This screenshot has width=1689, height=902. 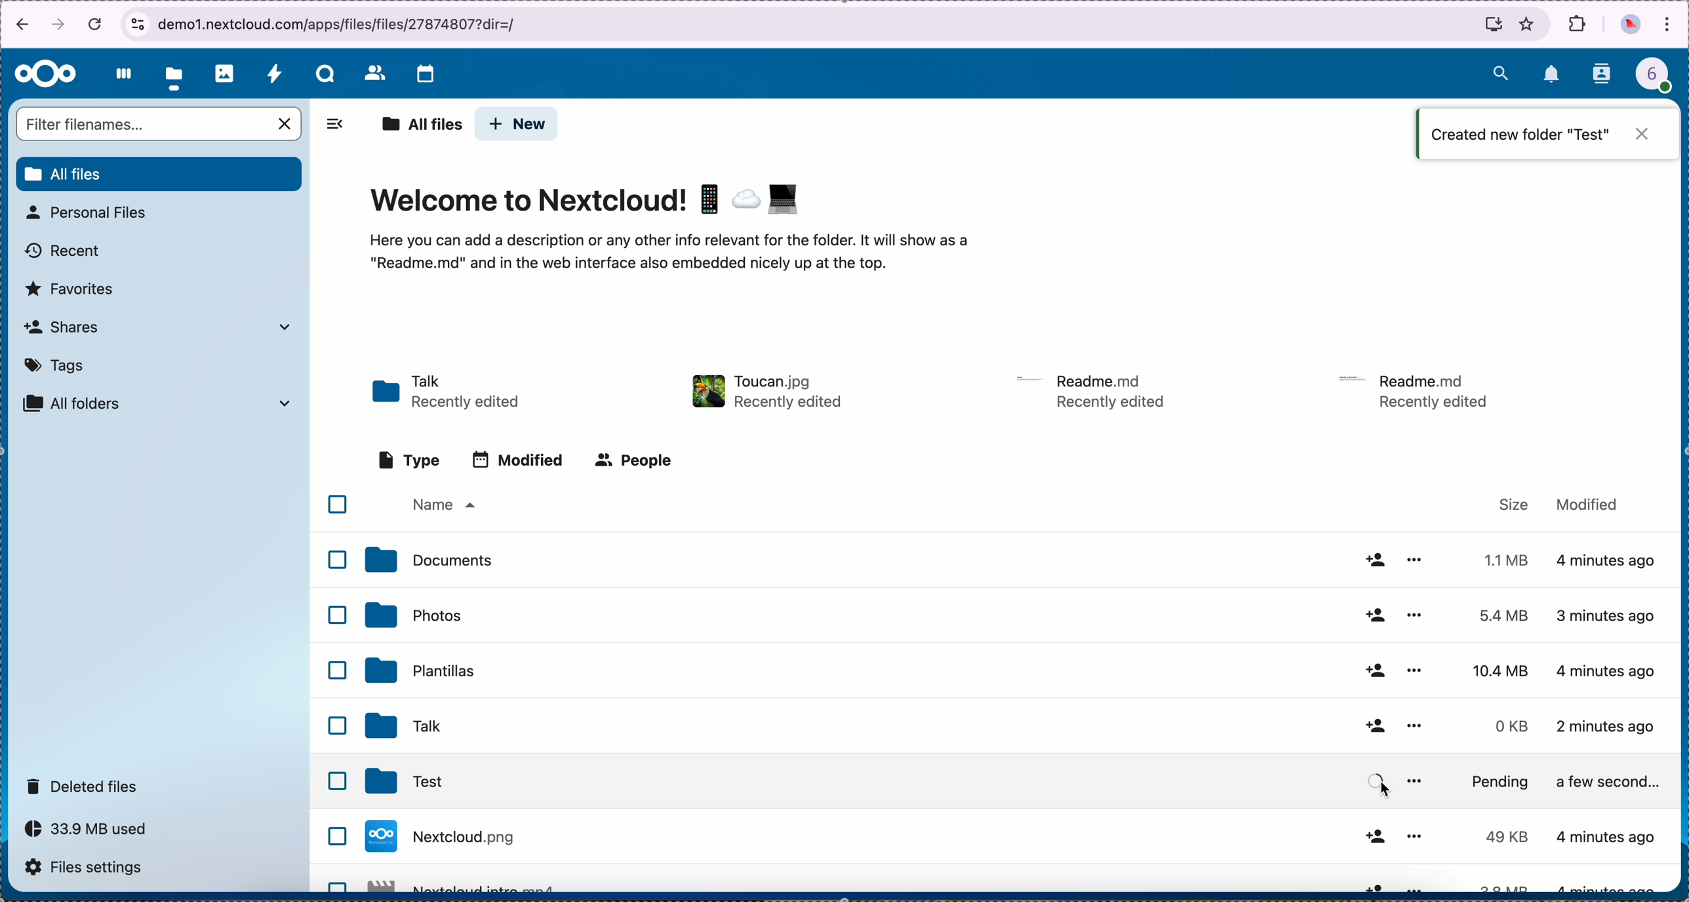 What do you see at coordinates (1373, 614) in the screenshot?
I see `share` at bounding box center [1373, 614].